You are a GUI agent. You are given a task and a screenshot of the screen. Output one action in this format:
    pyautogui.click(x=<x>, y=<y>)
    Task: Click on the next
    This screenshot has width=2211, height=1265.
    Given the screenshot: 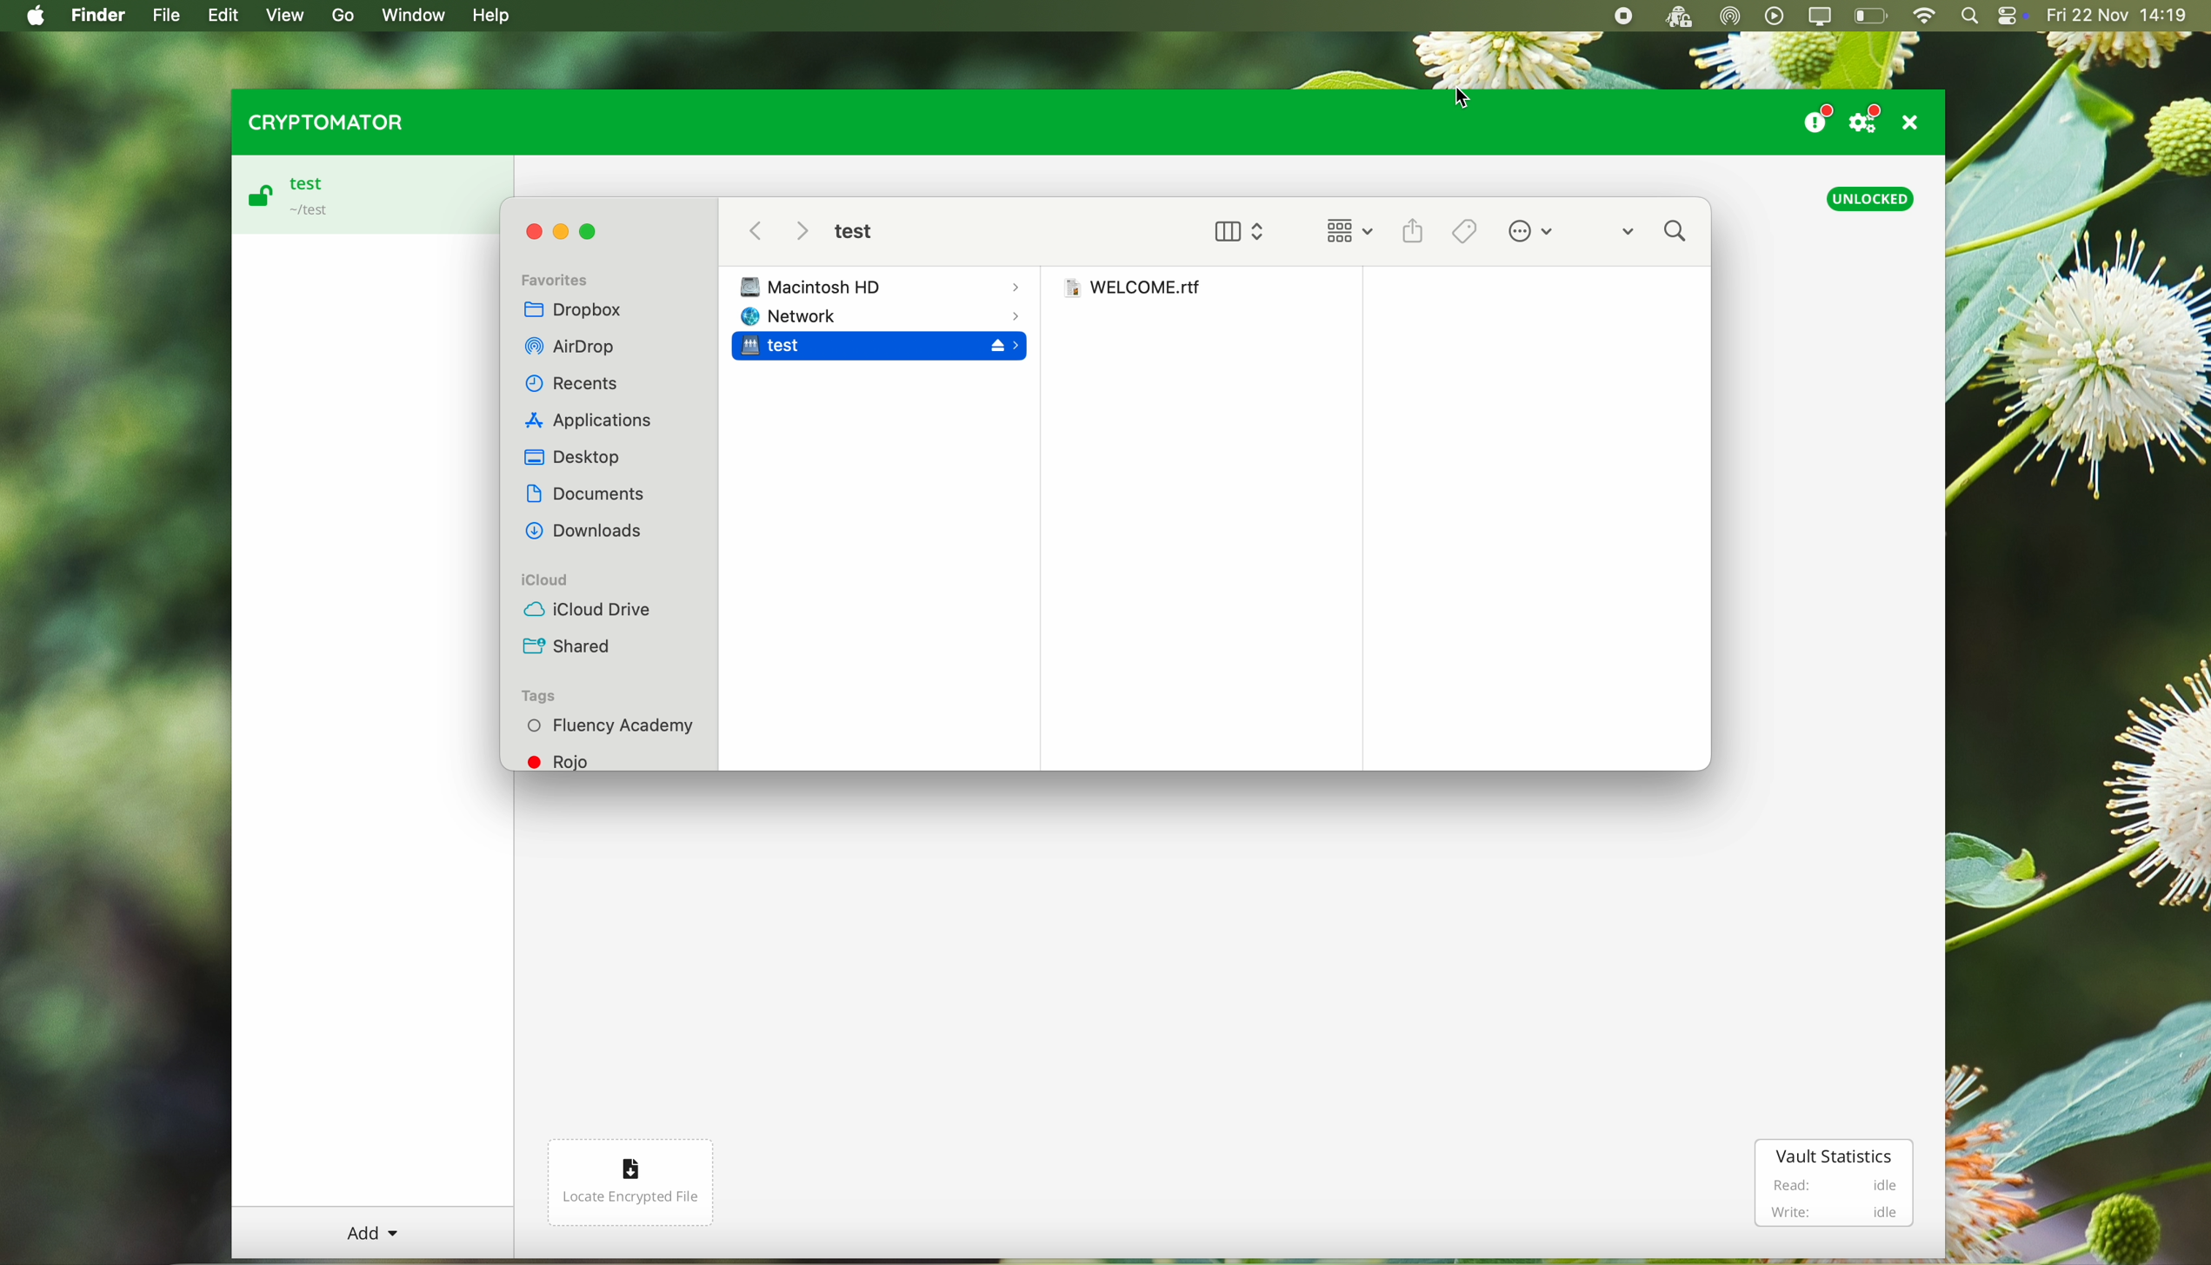 What is the action you would take?
    pyautogui.click(x=800, y=233)
    